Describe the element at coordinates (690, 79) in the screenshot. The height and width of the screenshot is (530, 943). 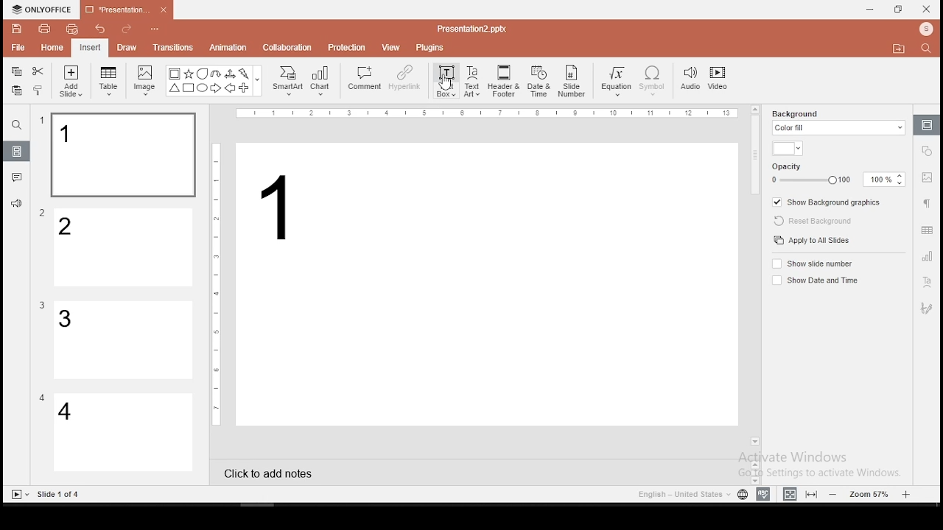
I see `audio` at that location.